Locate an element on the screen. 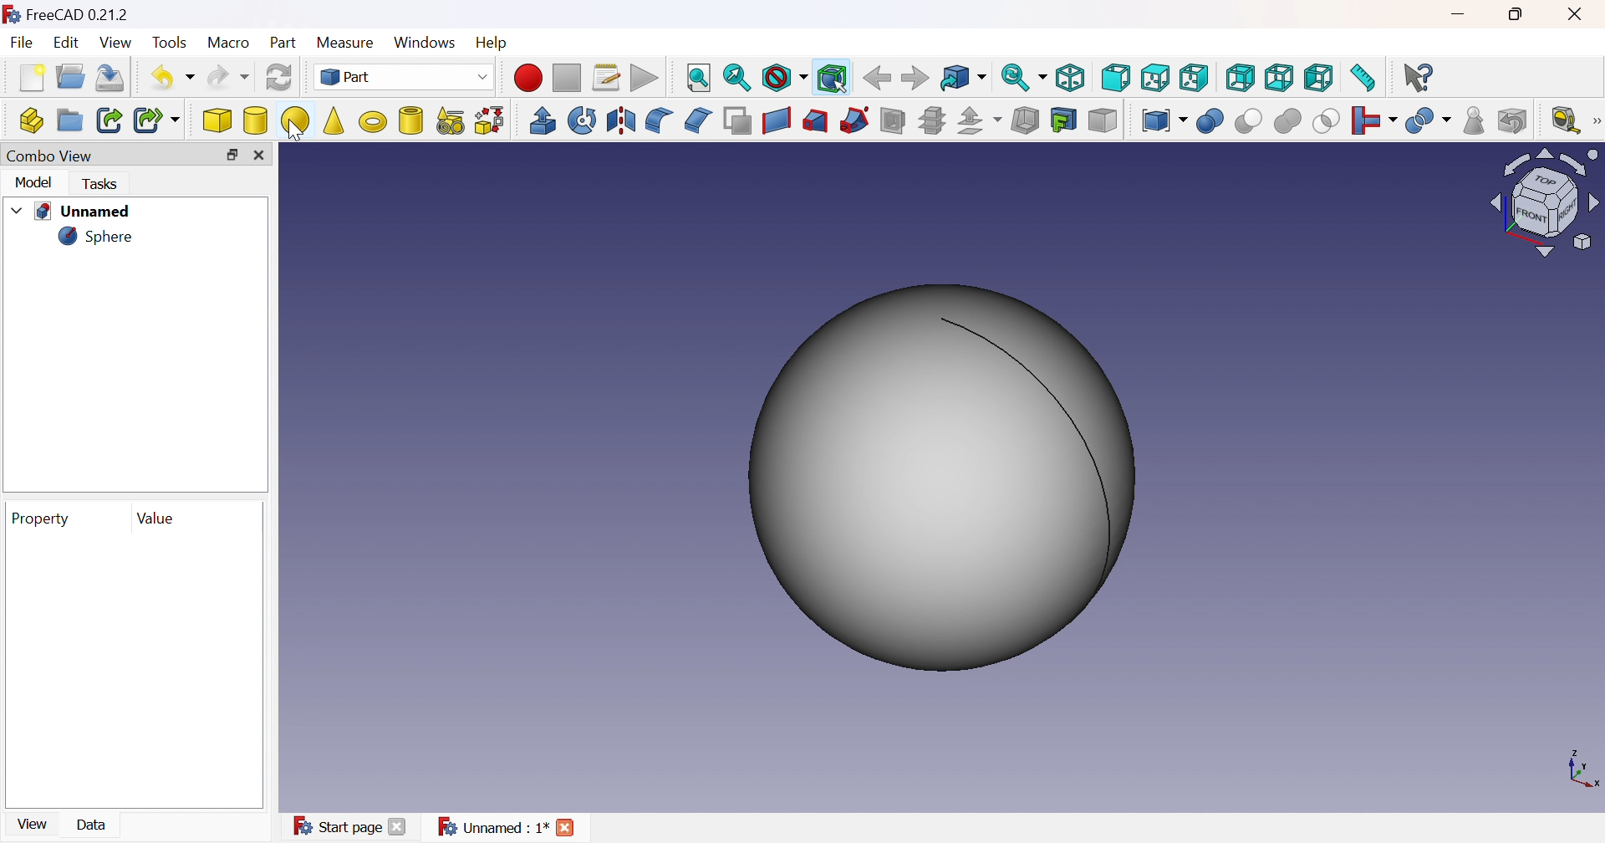 The image size is (1605, 843). Part is located at coordinates (283, 44).